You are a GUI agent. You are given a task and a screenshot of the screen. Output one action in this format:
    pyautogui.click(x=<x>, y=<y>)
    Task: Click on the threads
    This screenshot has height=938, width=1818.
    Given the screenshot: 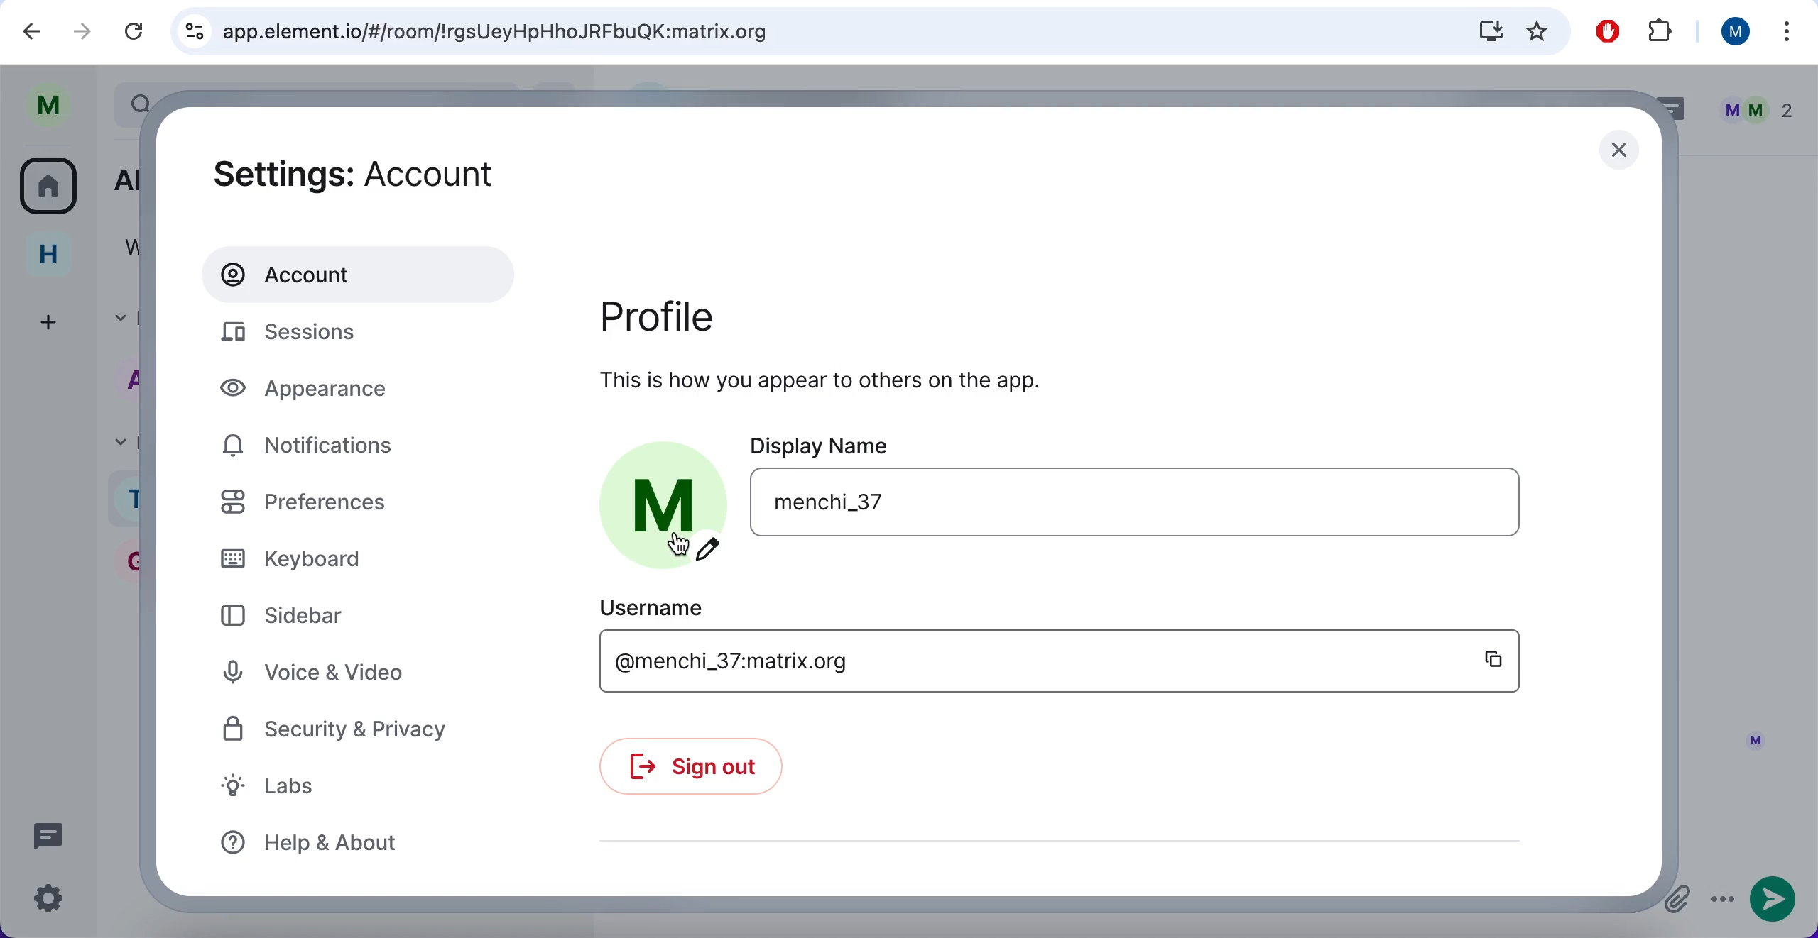 What is the action you would take?
    pyautogui.click(x=48, y=835)
    